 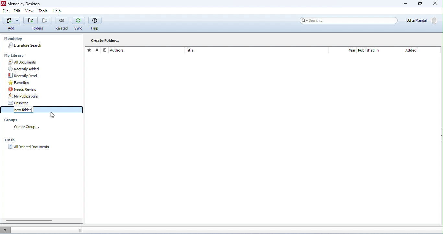 What do you see at coordinates (348, 20) in the screenshot?
I see `search bar` at bounding box center [348, 20].